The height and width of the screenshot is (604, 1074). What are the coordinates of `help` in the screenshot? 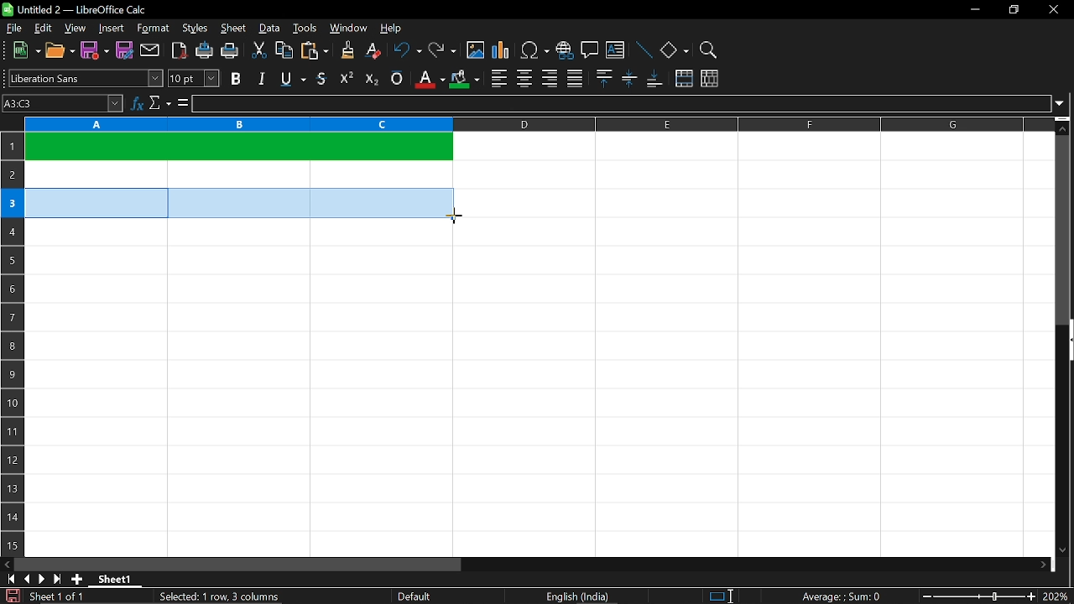 It's located at (398, 27).